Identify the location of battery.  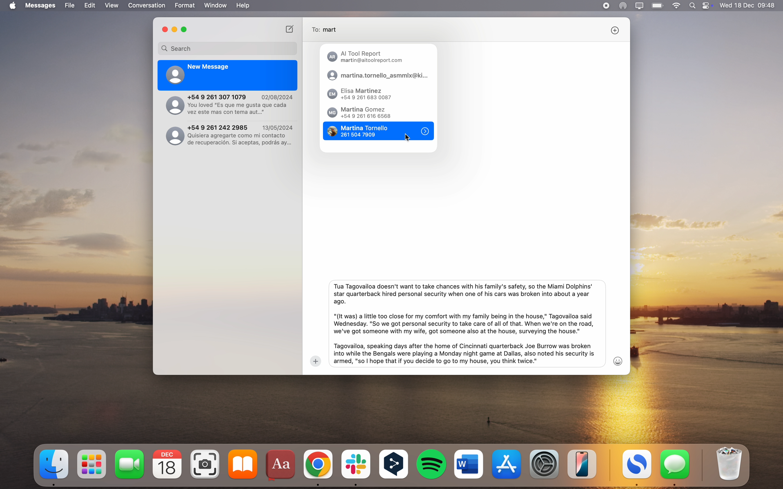
(658, 5).